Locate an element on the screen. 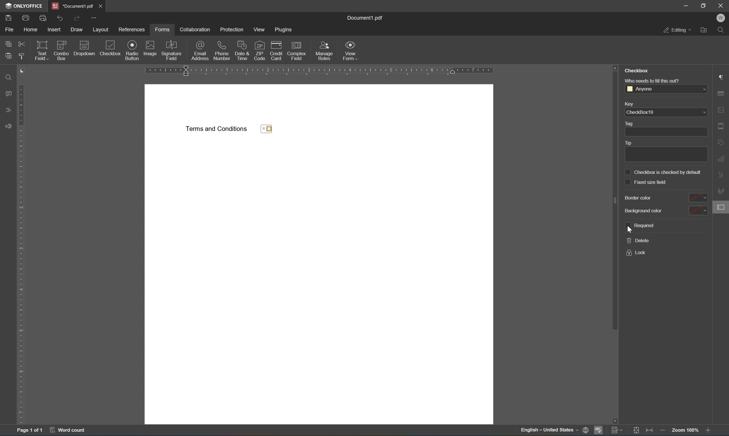 Image resolution: width=729 pixels, height=436 pixels. shape settings is located at coordinates (722, 142).